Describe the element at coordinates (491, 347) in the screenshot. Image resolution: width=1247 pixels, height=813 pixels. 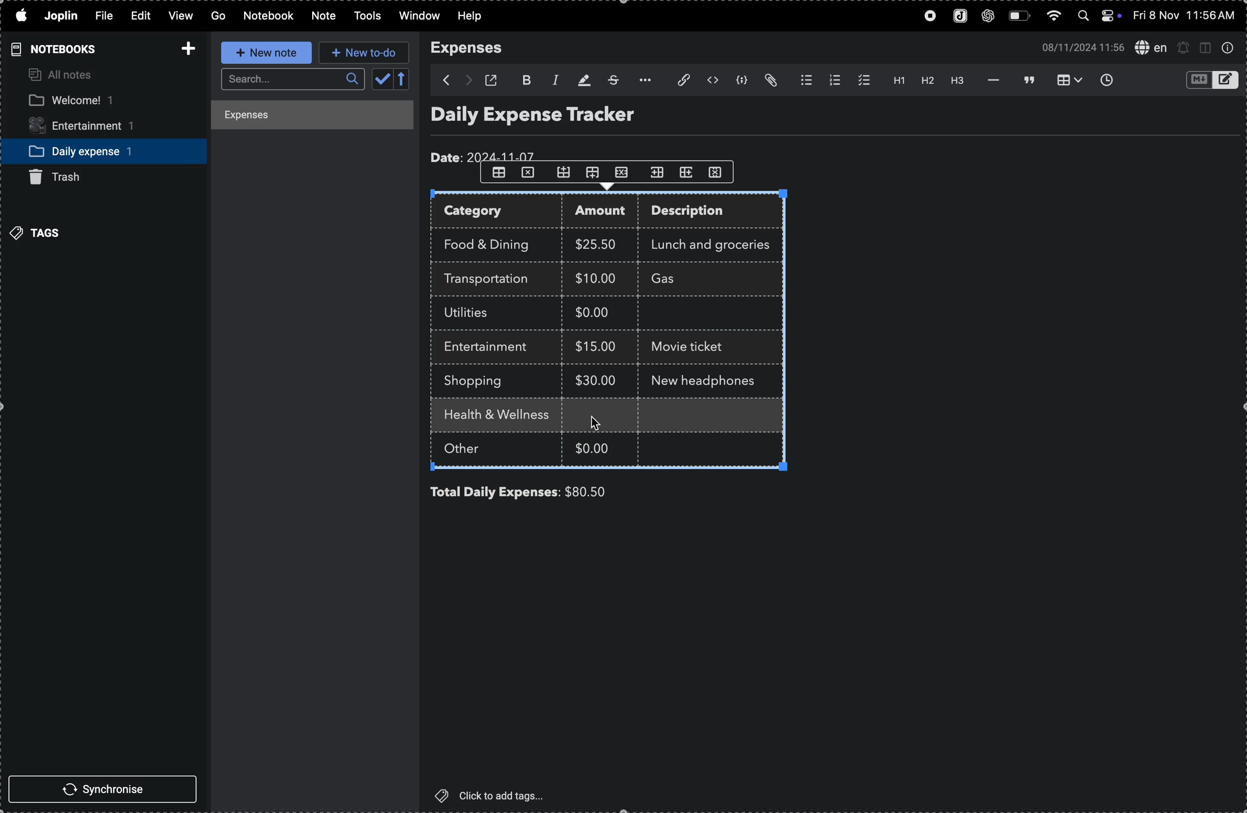
I see `entertainment` at that location.